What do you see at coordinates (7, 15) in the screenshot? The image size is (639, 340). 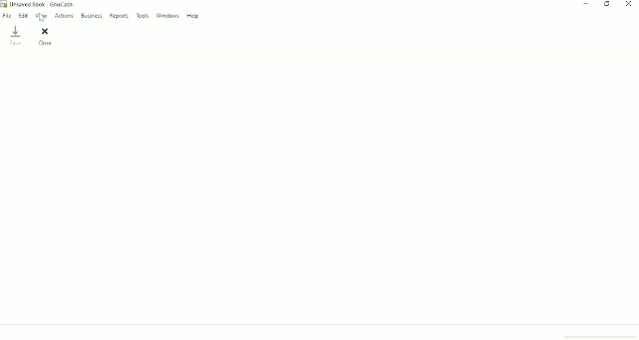 I see `File` at bounding box center [7, 15].